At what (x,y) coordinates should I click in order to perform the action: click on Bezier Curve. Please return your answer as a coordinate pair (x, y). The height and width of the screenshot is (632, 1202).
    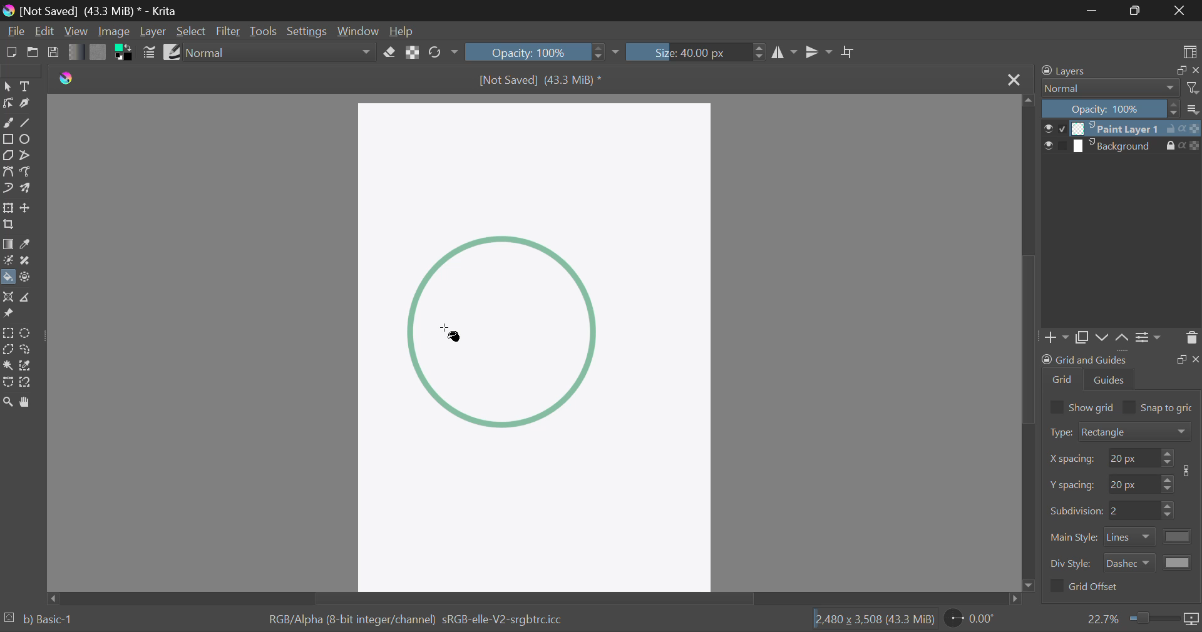
    Looking at the image, I should click on (8, 171).